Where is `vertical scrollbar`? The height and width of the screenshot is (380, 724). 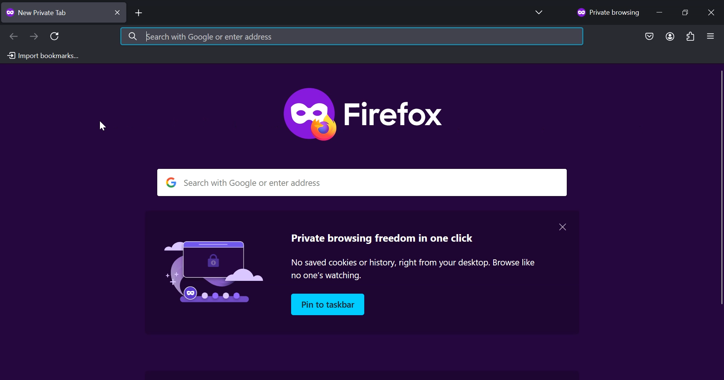 vertical scrollbar is located at coordinates (719, 187).